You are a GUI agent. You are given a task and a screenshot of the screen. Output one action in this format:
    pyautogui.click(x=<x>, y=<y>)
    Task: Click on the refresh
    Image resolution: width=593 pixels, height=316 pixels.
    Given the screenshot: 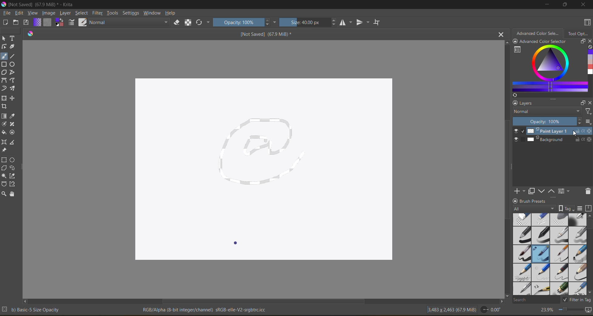 What is the action you would take?
    pyautogui.click(x=514, y=95)
    